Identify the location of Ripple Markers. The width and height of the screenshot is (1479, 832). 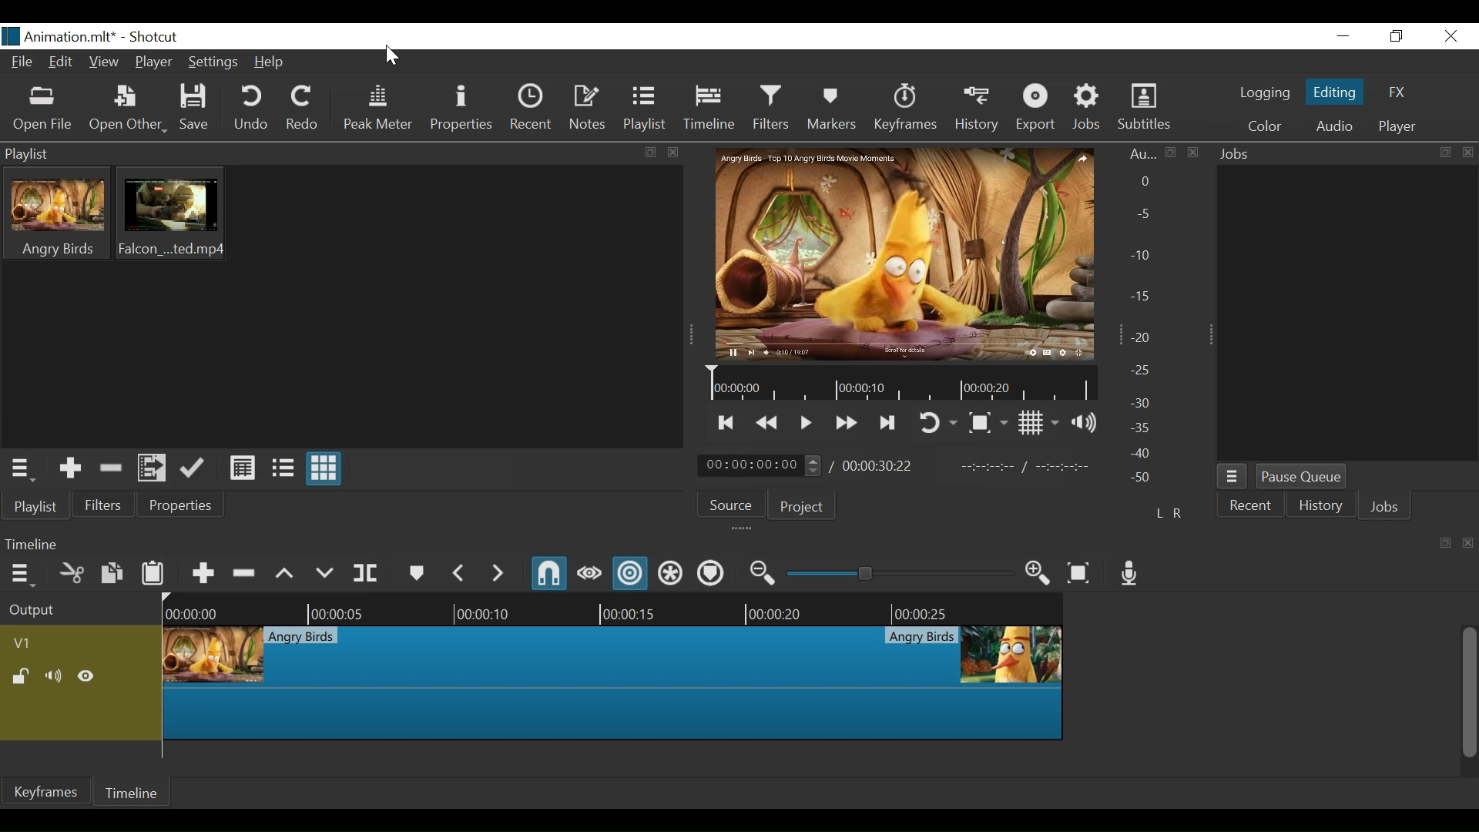
(711, 573).